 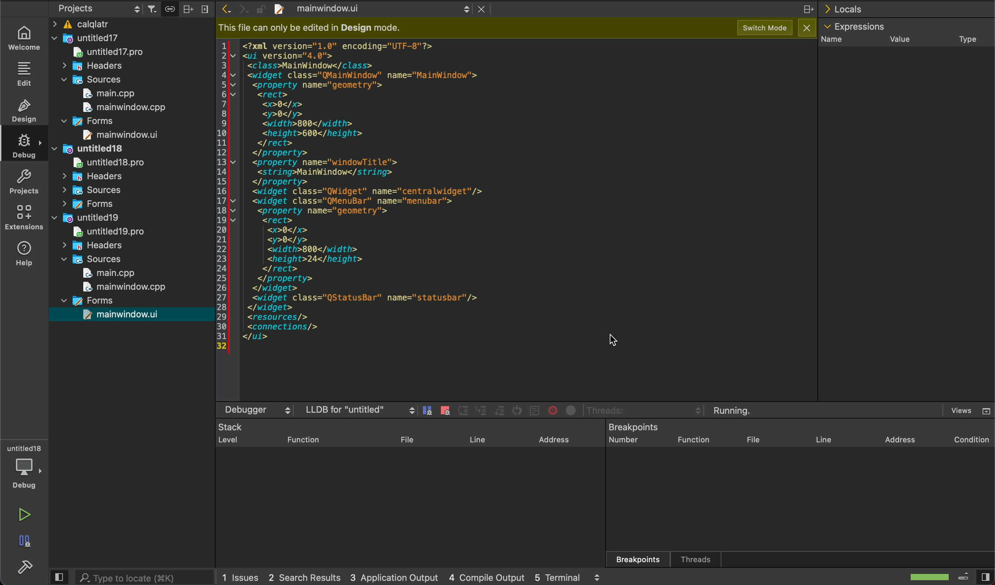 I want to click on cursor, so click(x=608, y=342).